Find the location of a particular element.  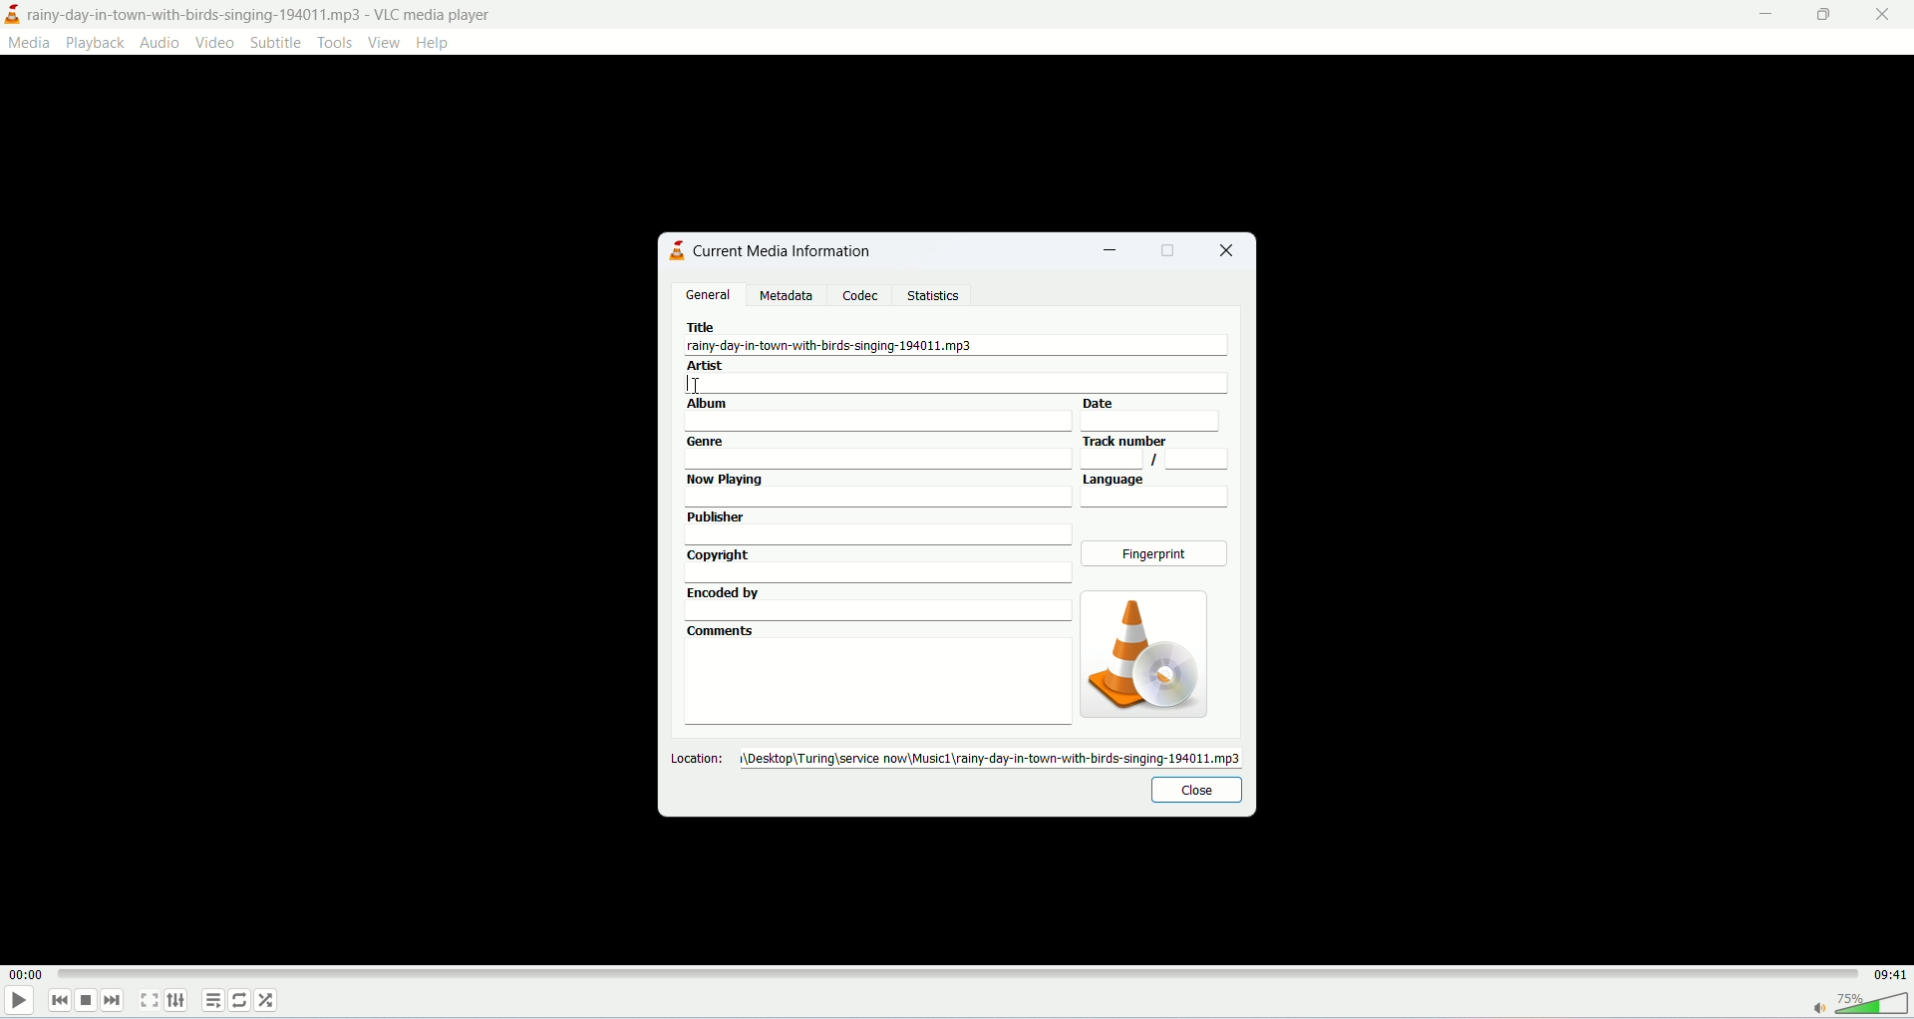

help is located at coordinates (437, 45).